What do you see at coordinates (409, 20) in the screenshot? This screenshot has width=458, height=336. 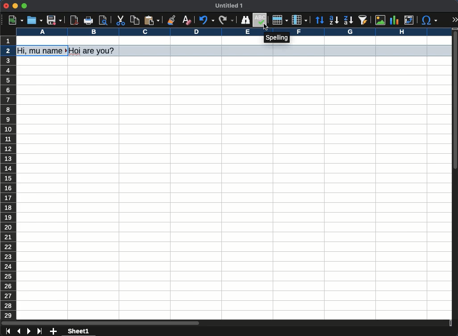 I see `pivot table` at bounding box center [409, 20].